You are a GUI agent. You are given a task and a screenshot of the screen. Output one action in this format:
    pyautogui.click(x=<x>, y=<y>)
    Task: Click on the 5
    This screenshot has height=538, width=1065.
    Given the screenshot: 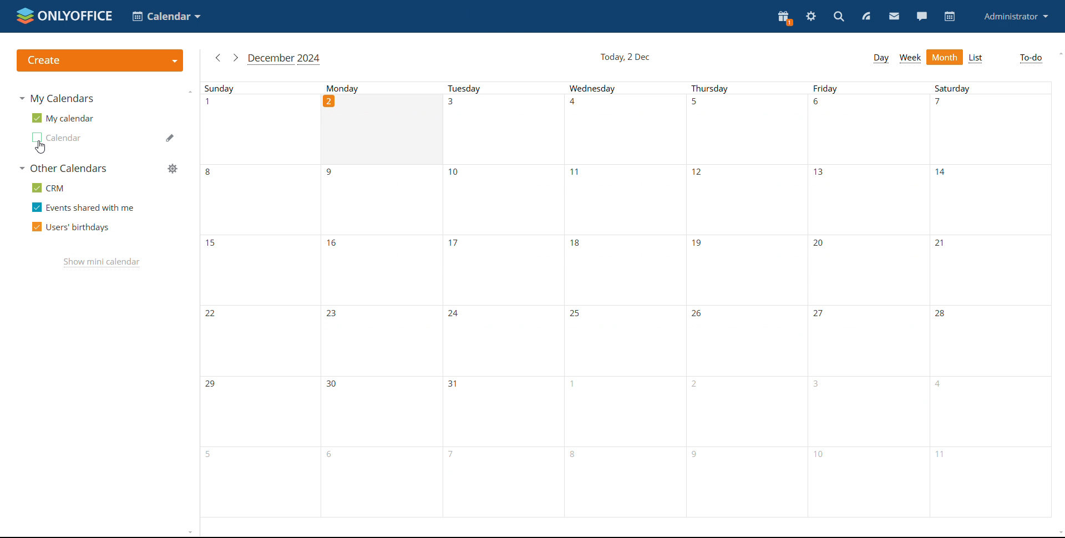 What is the action you would take?
    pyautogui.click(x=748, y=130)
    